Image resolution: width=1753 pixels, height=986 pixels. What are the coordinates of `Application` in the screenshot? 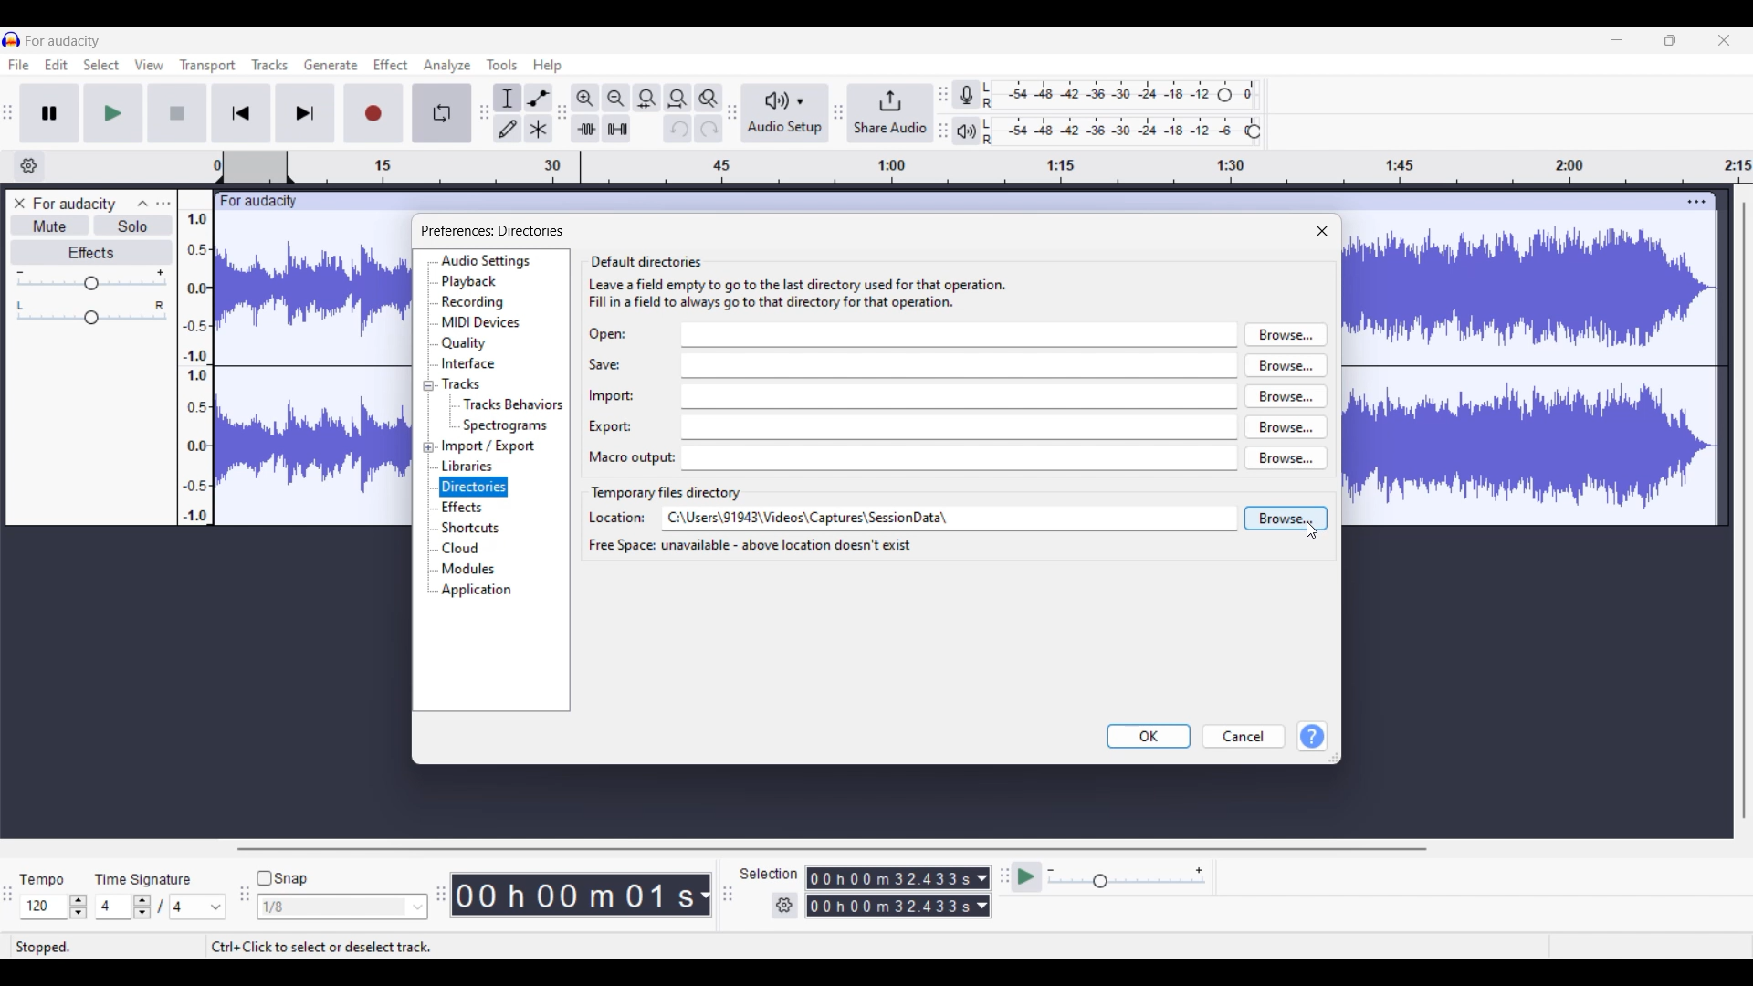 It's located at (476, 591).